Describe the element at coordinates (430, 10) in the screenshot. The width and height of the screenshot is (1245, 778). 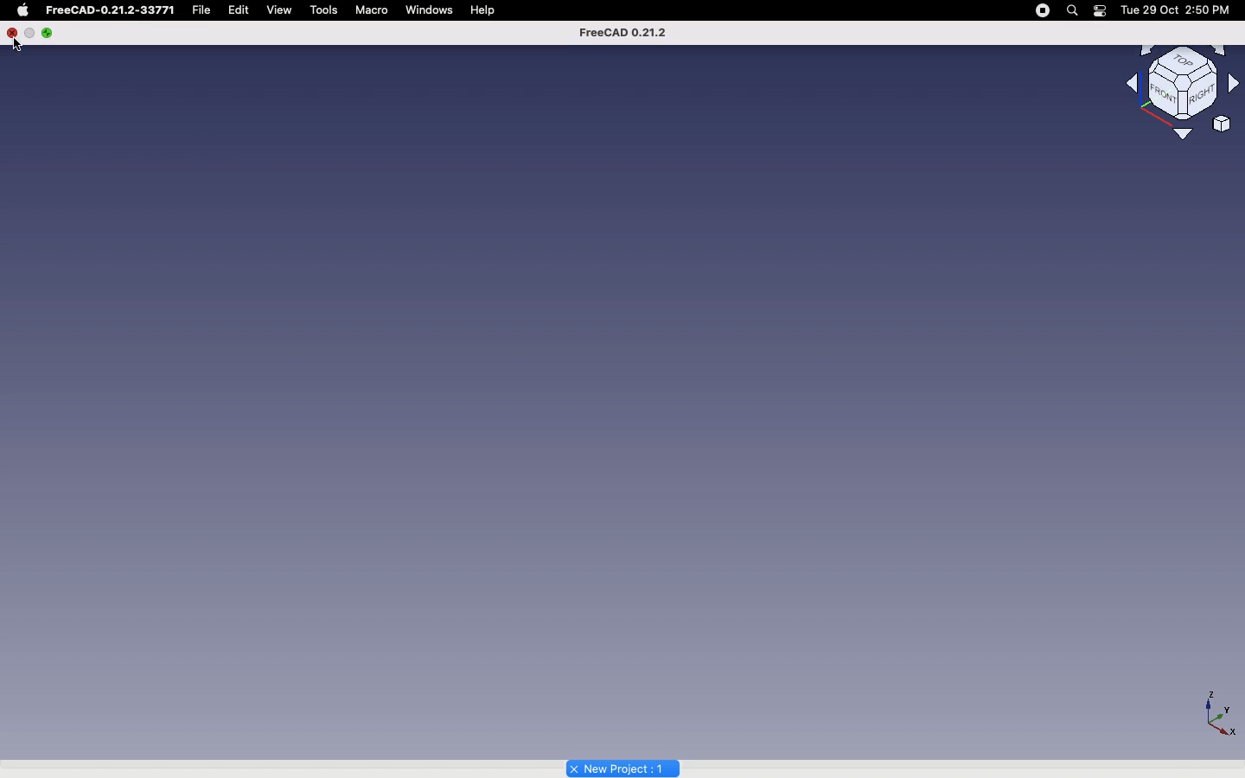
I see `Windows` at that location.